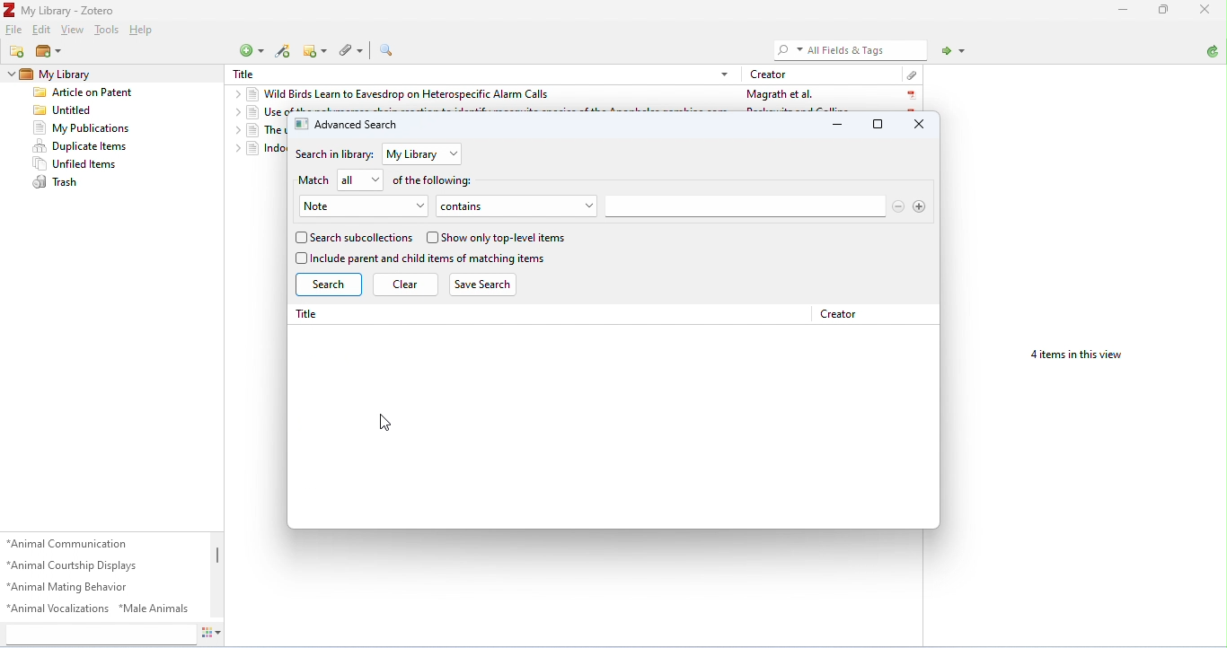  Describe the element at coordinates (14, 29) in the screenshot. I see `file` at that location.